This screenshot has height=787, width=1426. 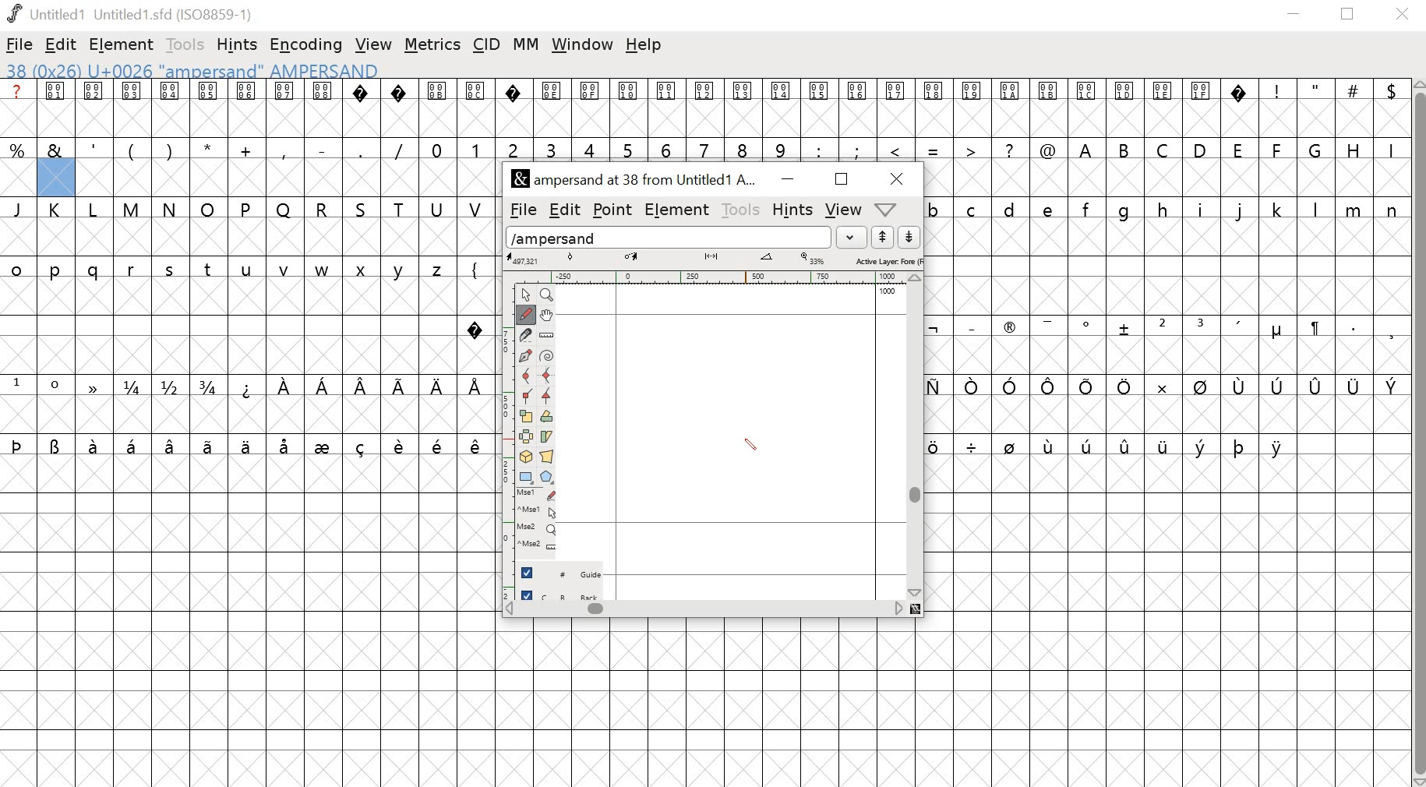 What do you see at coordinates (17, 267) in the screenshot?
I see `o` at bounding box center [17, 267].